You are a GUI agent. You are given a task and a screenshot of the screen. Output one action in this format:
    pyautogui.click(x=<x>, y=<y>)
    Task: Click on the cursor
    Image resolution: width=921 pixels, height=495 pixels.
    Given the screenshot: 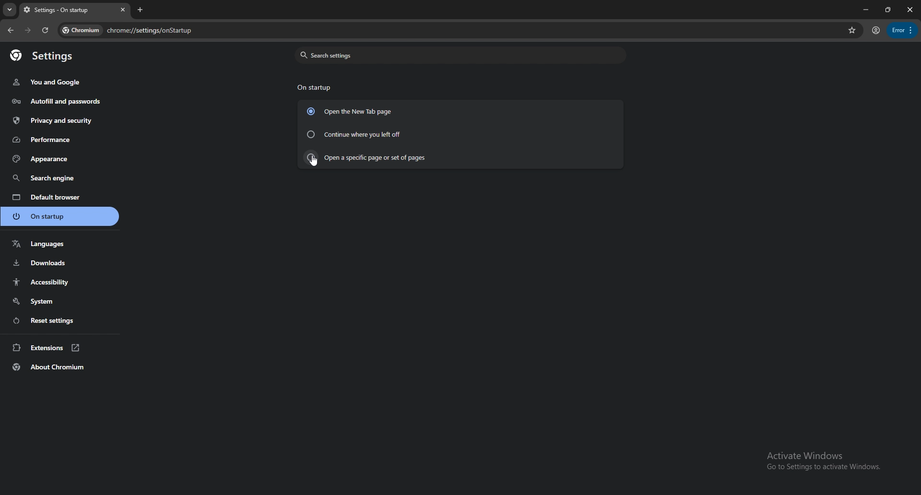 What is the action you would take?
    pyautogui.click(x=313, y=162)
    